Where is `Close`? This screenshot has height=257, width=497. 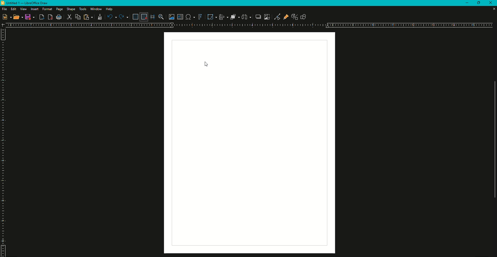 Close is located at coordinates (493, 9).